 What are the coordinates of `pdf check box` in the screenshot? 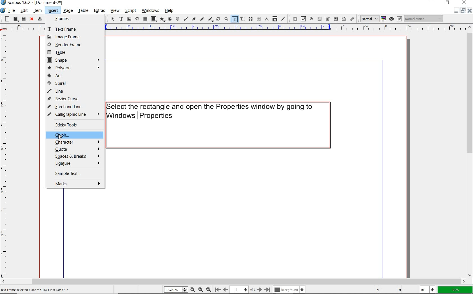 It's located at (303, 19).